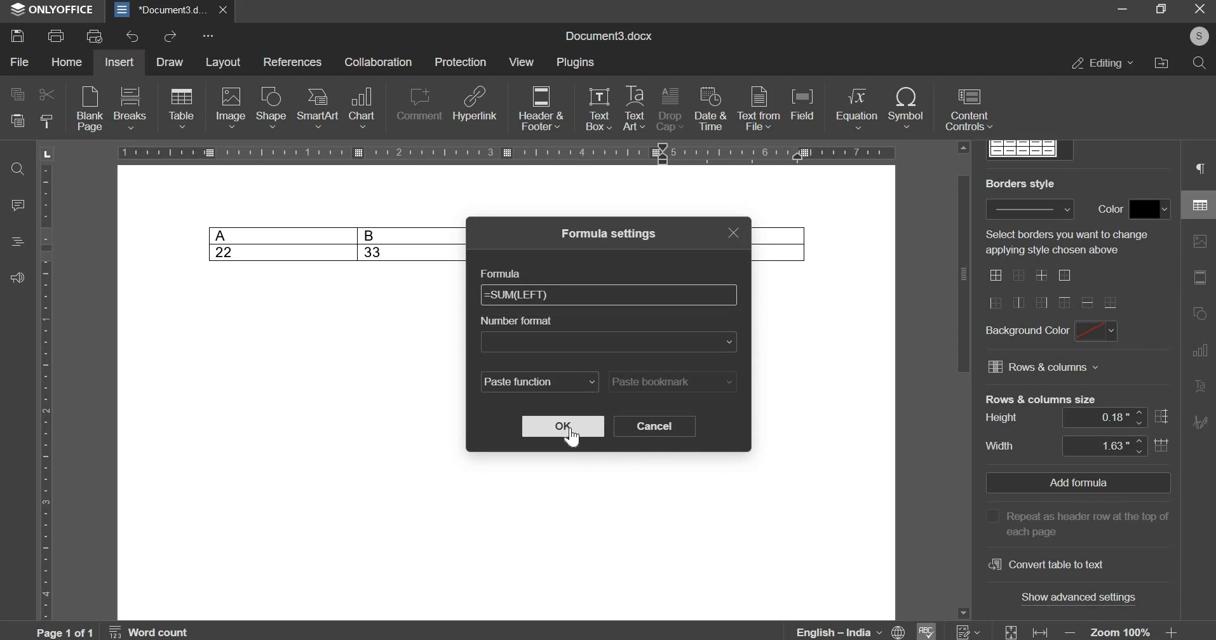 The height and width of the screenshot is (640, 1216). I want to click on Document3.docx, so click(607, 36).